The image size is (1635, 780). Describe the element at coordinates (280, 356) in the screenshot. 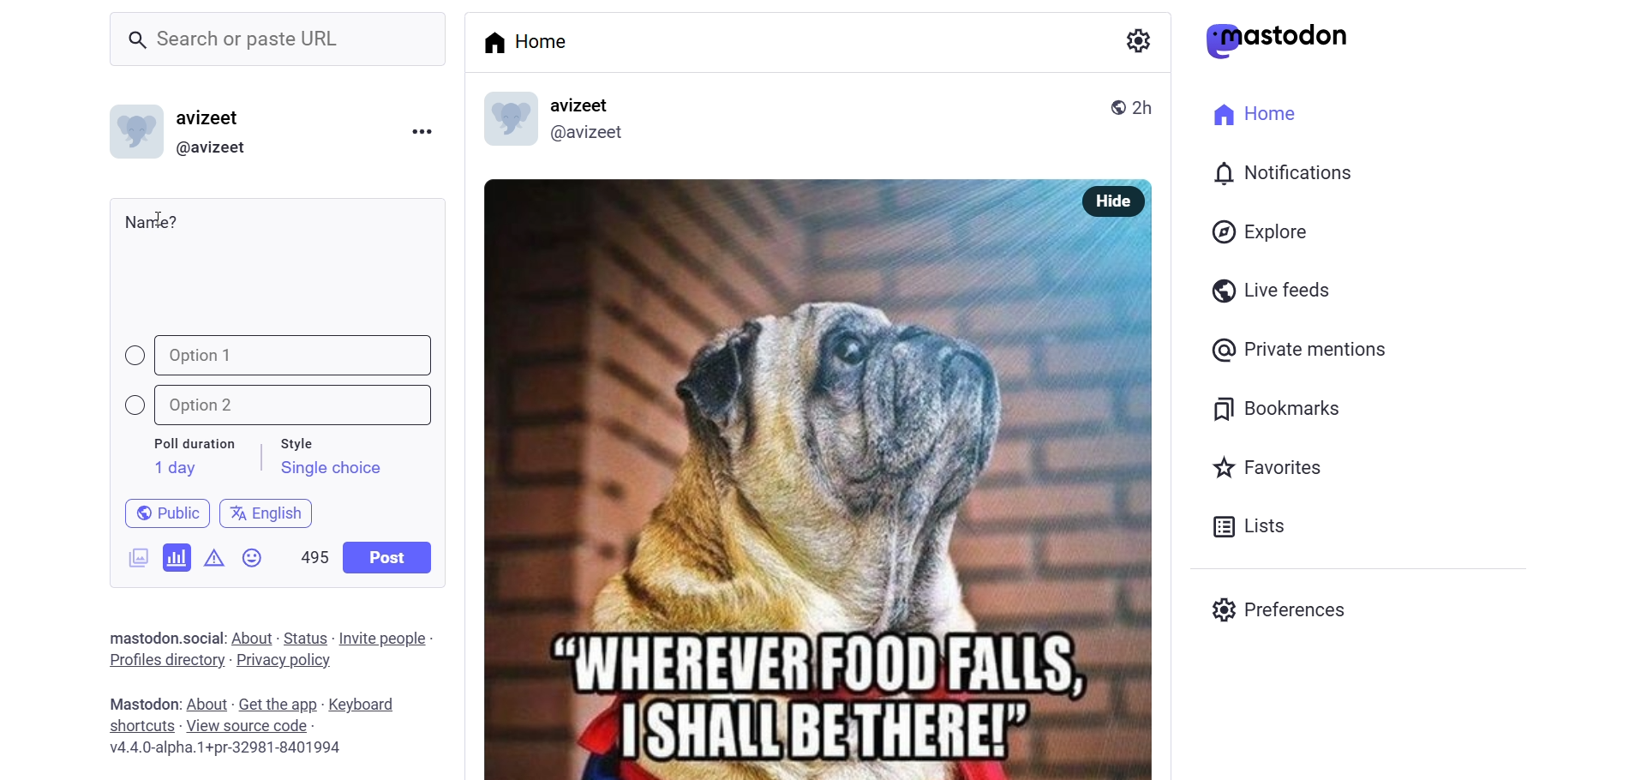

I see `option 1` at that location.